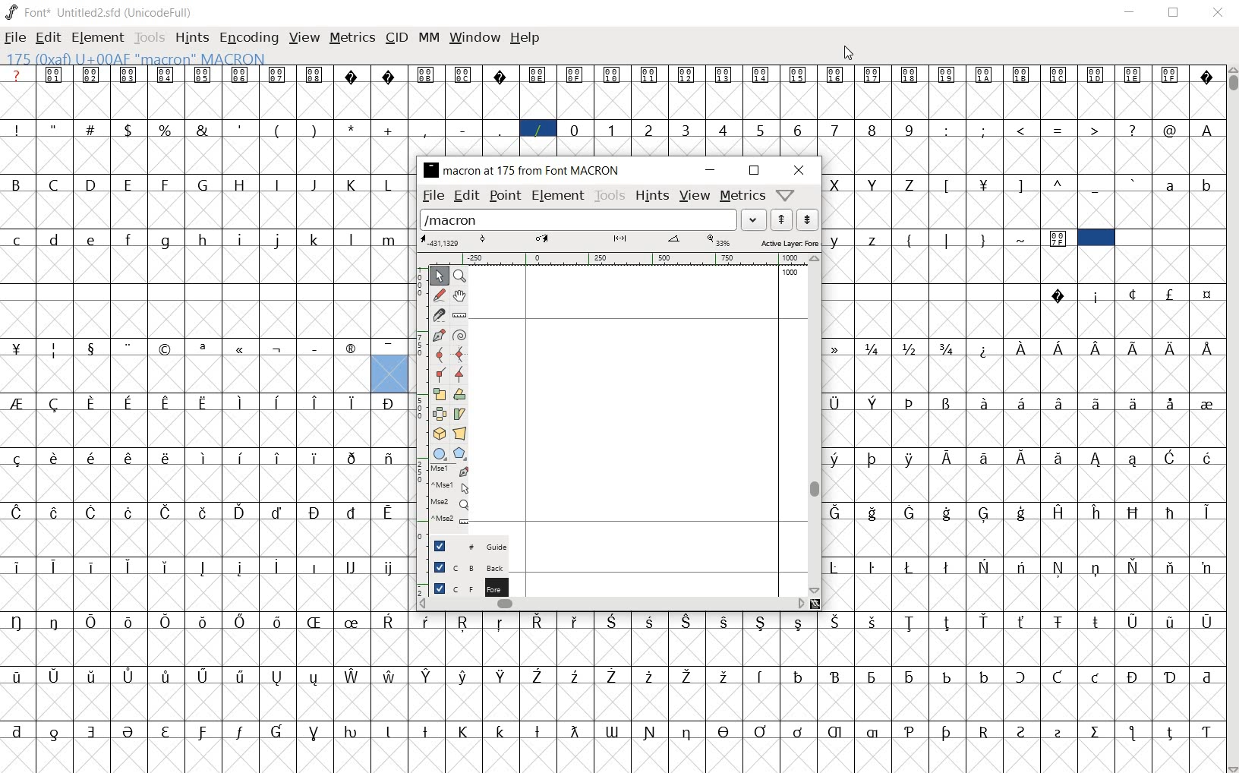 The height and width of the screenshot is (773, 1239). What do you see at coordinates (130, 675) in the screenshot?
I see `Symbol` at bounding box center [130, 675].